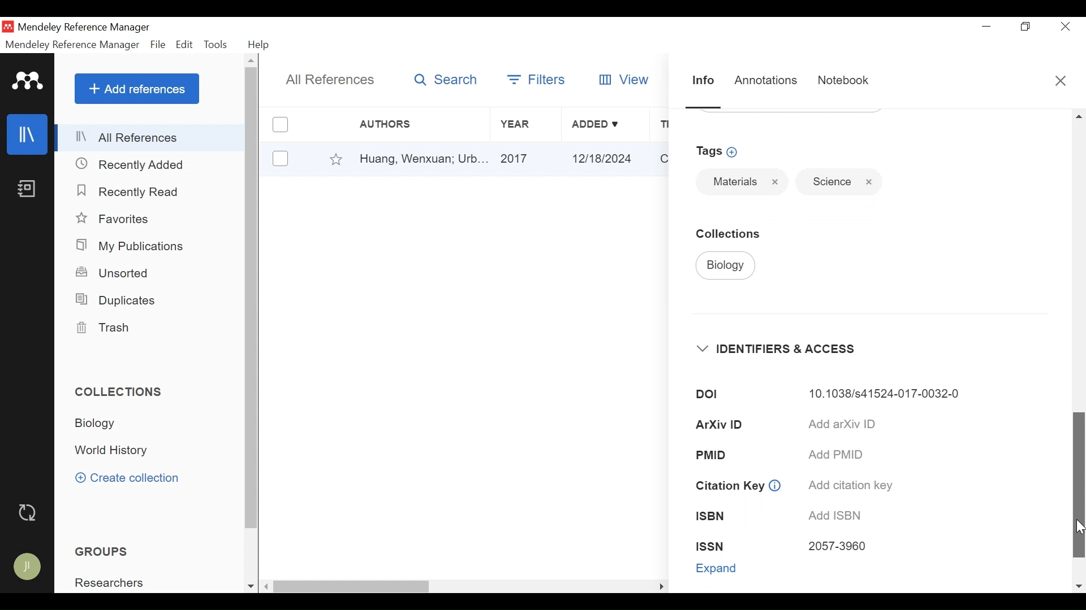 Image resolution: width=1086 pixels, height=610 pixels. What do you see at coordinates (116, 583) in the screenshot?
I see `Group` at bounding box center [116, 583].